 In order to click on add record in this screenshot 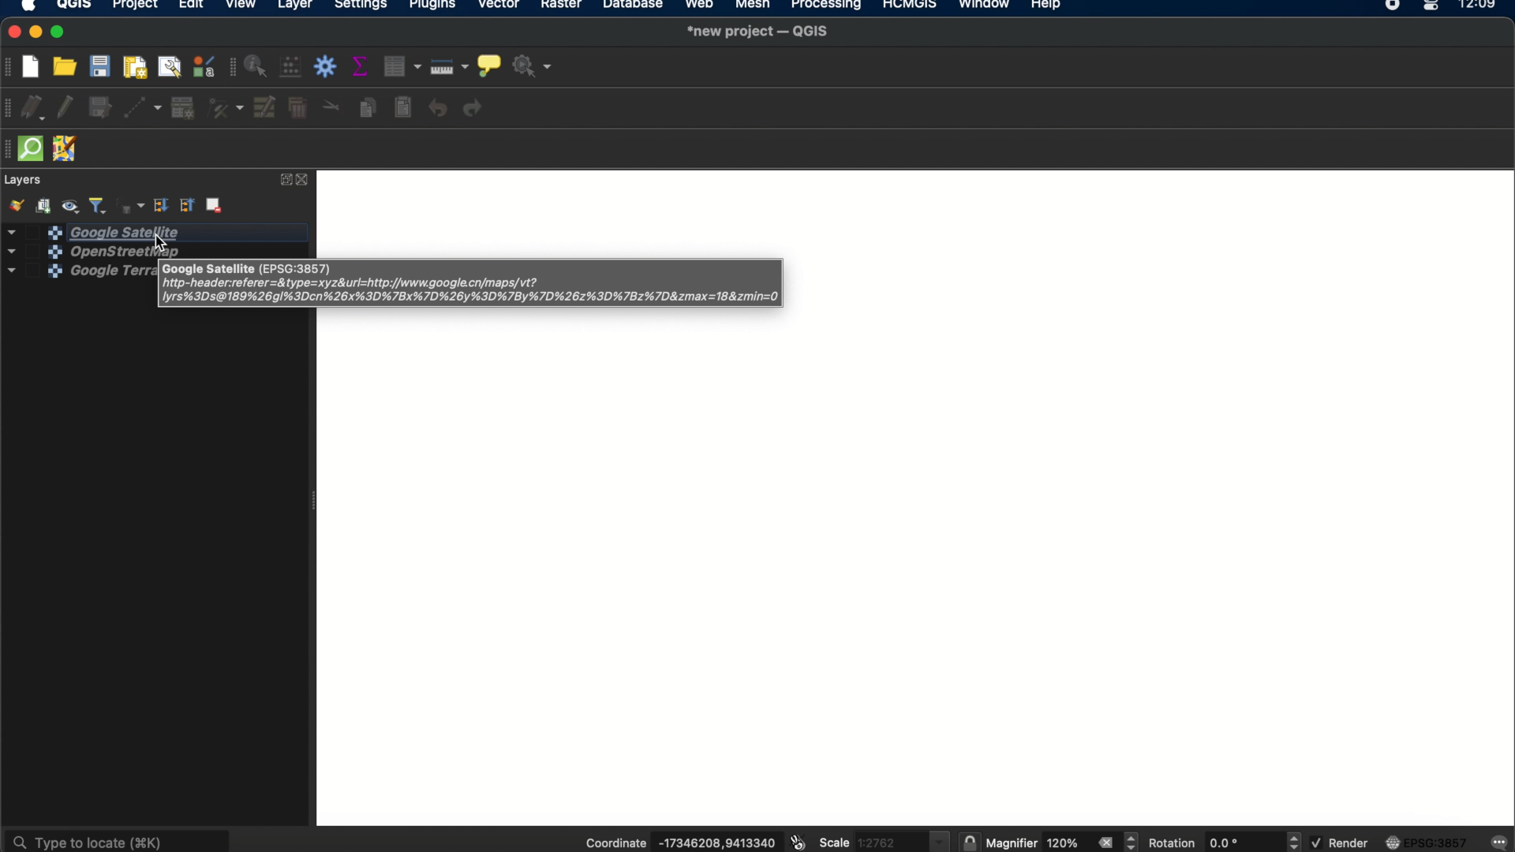, I will do `click(182, 108)`.